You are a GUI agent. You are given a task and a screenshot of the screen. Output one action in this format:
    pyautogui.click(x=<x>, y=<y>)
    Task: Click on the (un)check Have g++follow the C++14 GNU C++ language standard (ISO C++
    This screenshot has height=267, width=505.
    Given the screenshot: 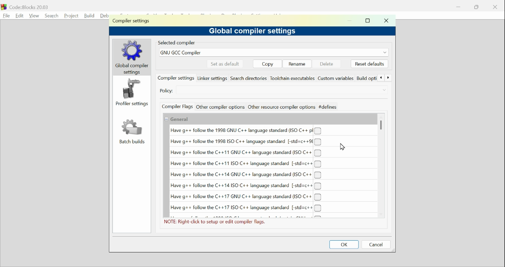 What is the action you would take?
    pyautogui.click(x=245, y=175)
    